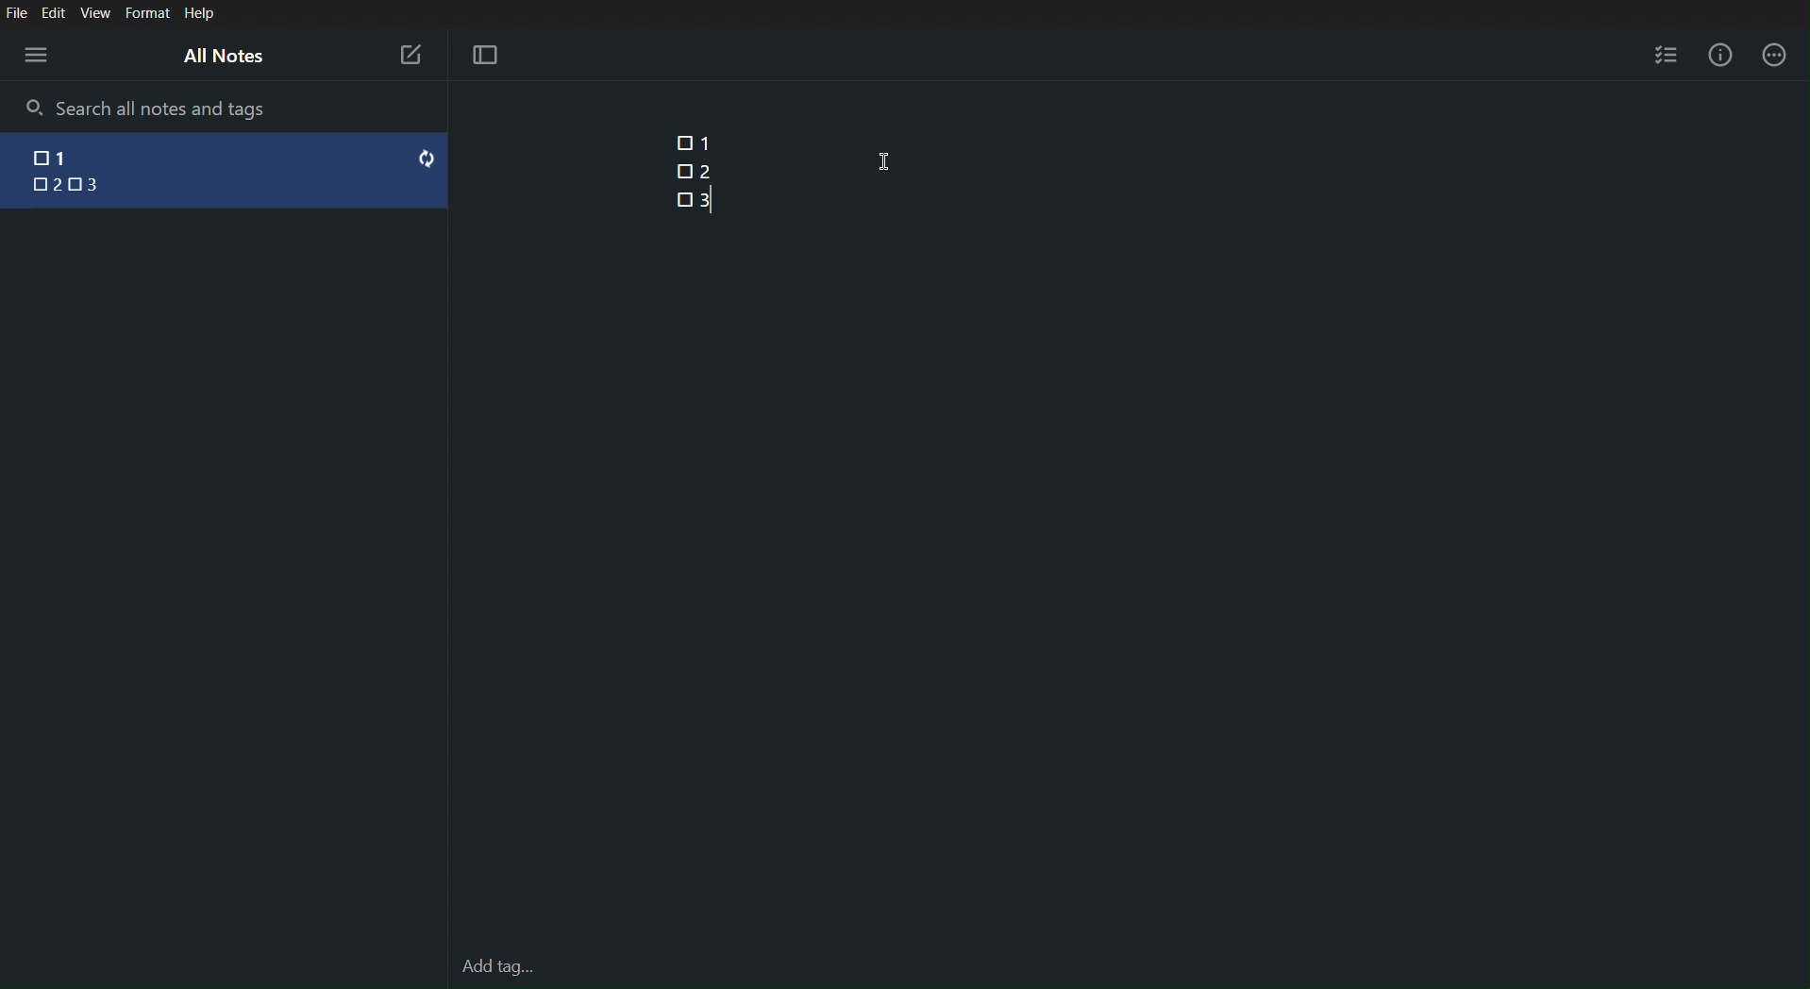 This screenshot has height=989, width=1810. Describe the element at coordinates (222, 55) in the screenshot. I see `All Notes` at that location.